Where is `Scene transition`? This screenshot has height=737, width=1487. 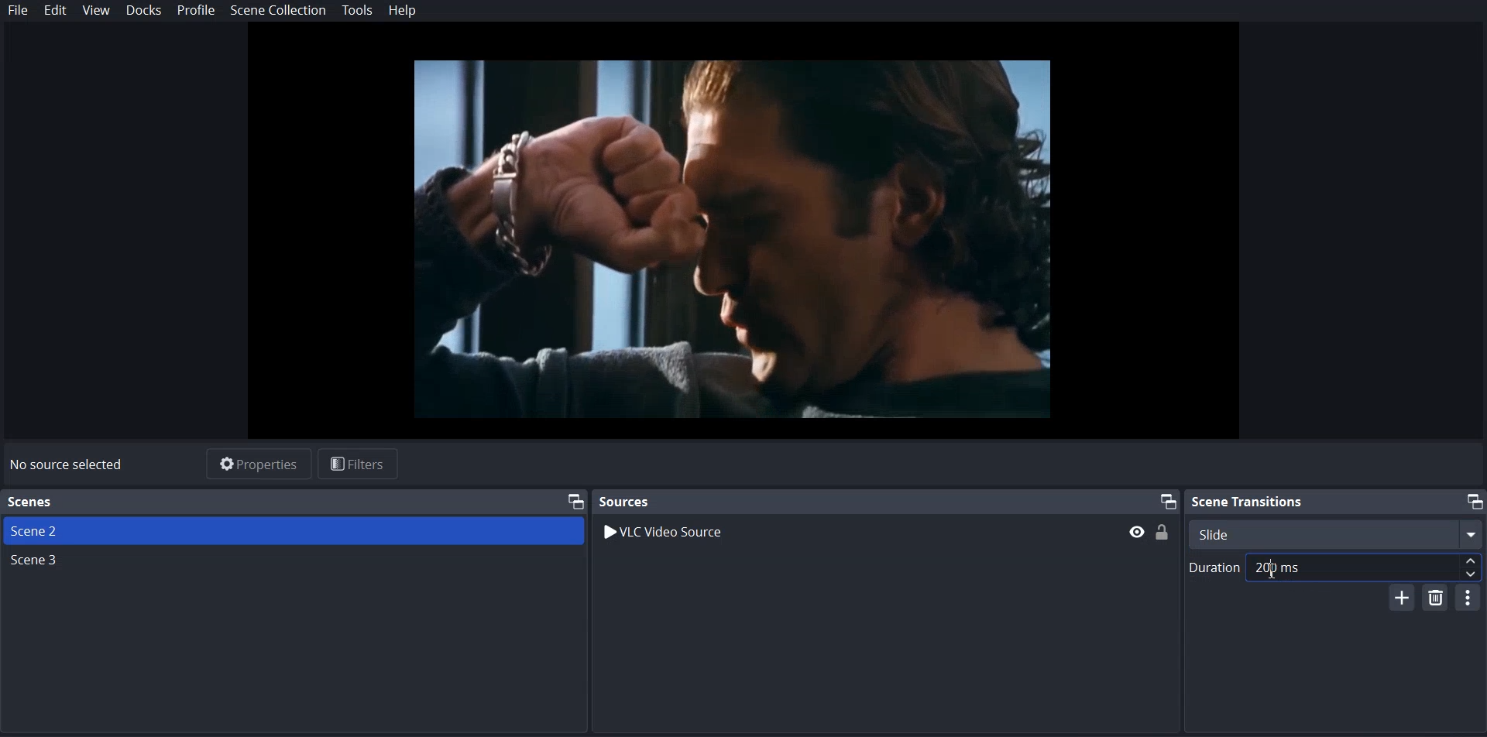 Scene transition is located at coordinates (1336, 500).